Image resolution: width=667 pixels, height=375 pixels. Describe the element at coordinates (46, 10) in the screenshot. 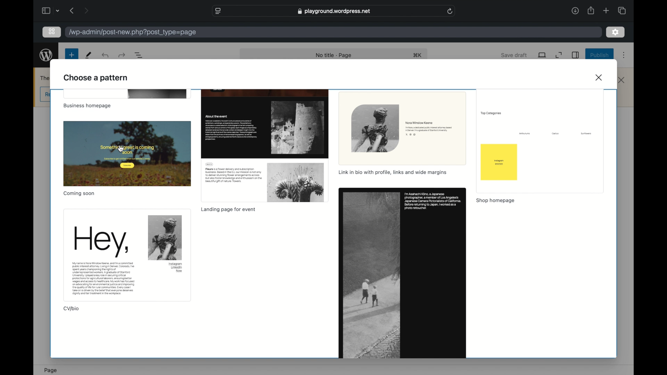

I see `sidebar` at that location.